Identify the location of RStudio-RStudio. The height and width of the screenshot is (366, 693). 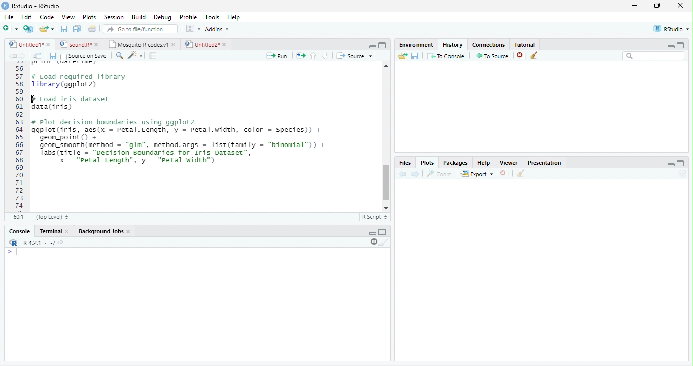
(37, 6).